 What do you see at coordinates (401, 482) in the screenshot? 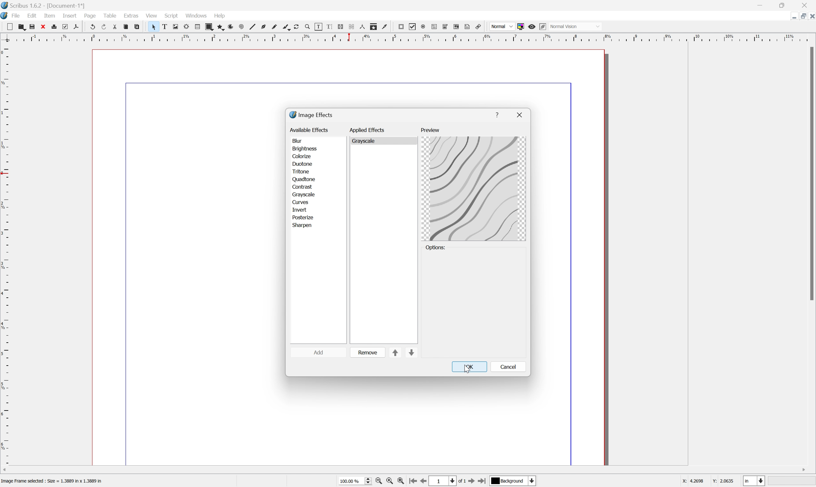
I see `Zoom in by the stepping value in tools preferences` at bounding box center [401, 482].